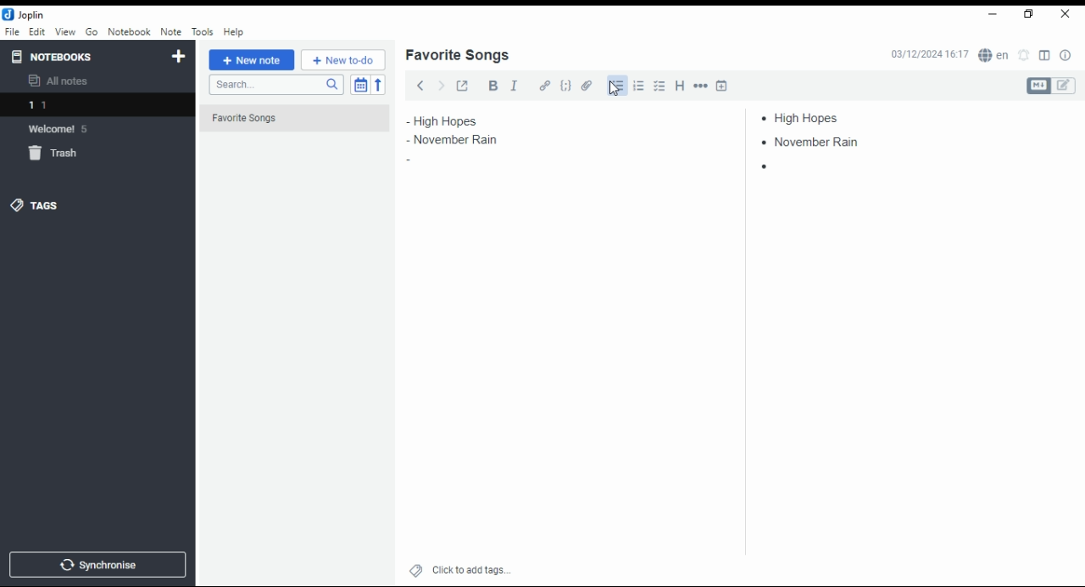 The image size is (1085, 587). I want to click on notebooks, so click(82, 56).